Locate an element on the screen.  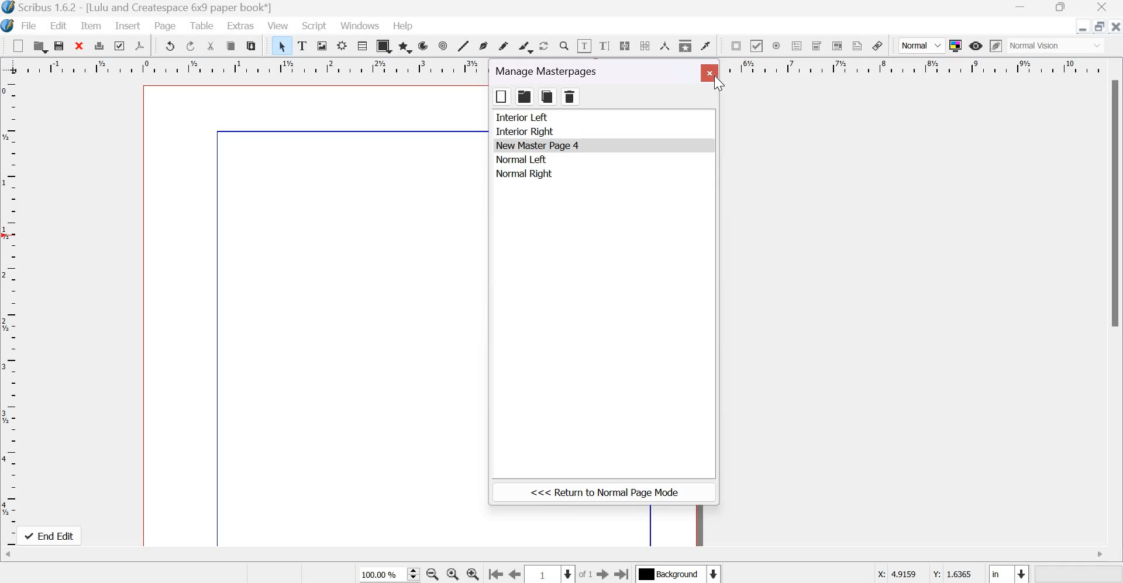
Go to the previous page is located at coordinates (512, 574).